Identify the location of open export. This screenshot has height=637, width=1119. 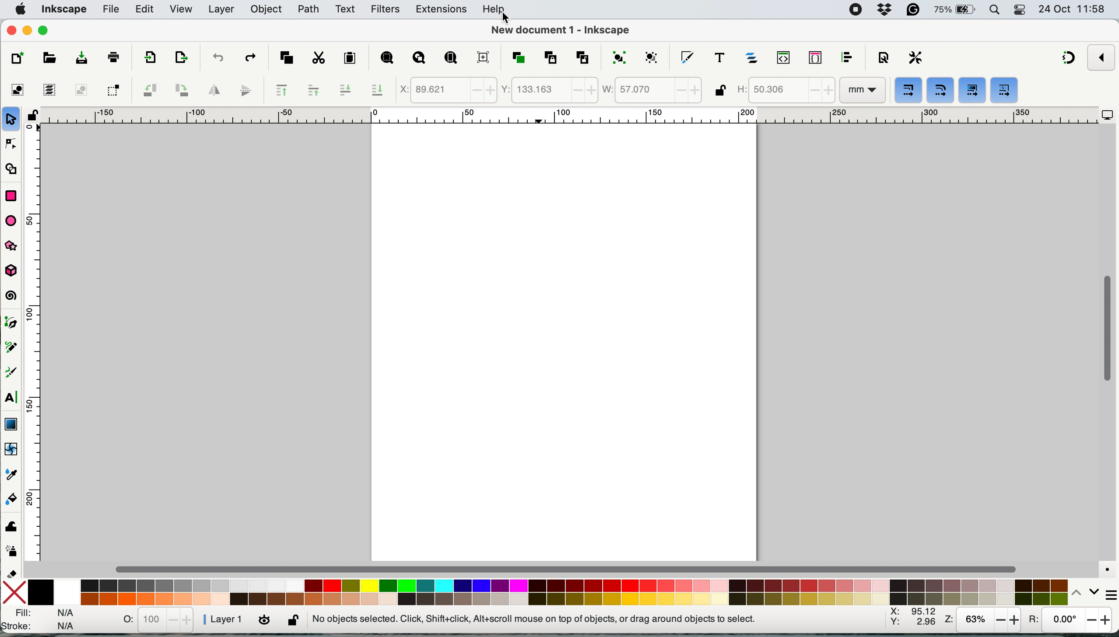
(182, 58).